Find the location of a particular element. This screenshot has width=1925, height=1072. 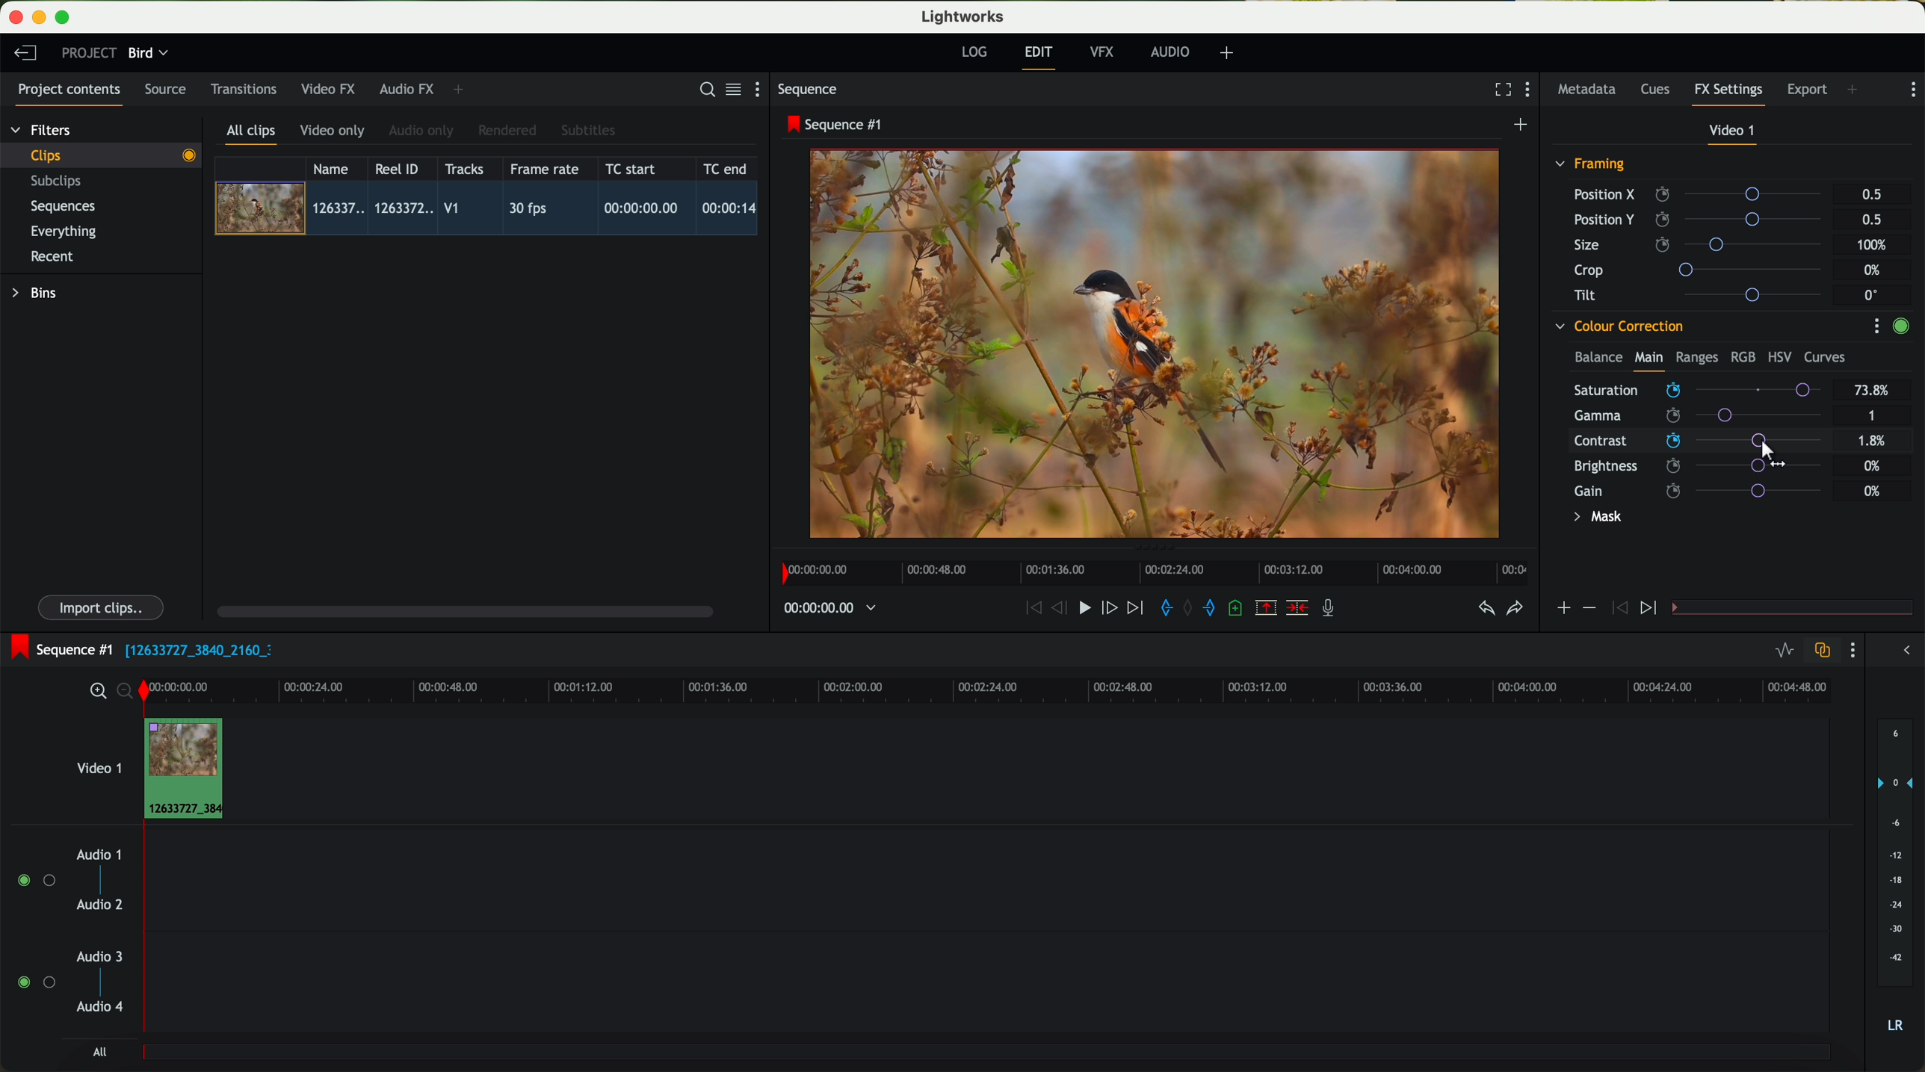

icon is located at coordinates (1588, 608).